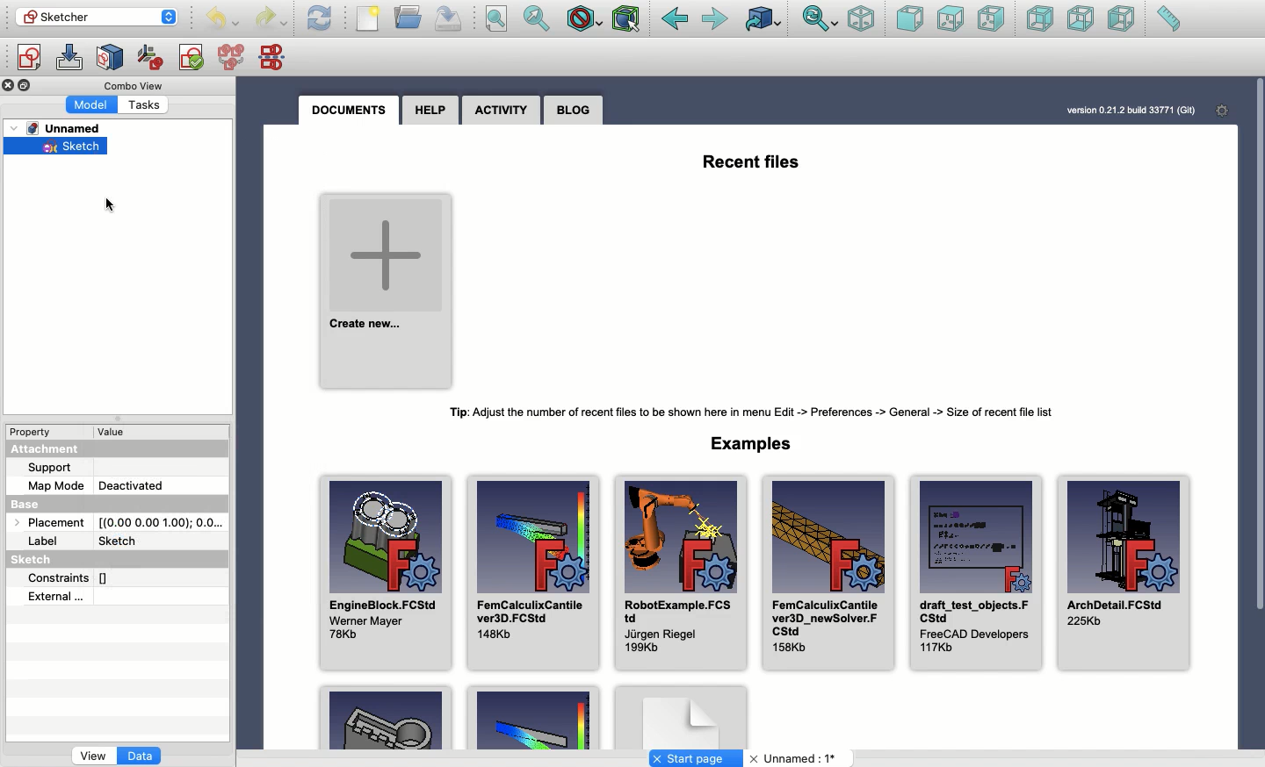 The width and height of the screenshot is (1265, 767). What do you see at coordinates (675, 19) in the screenshot?
I see `Back` at bounding box center [675, 19].